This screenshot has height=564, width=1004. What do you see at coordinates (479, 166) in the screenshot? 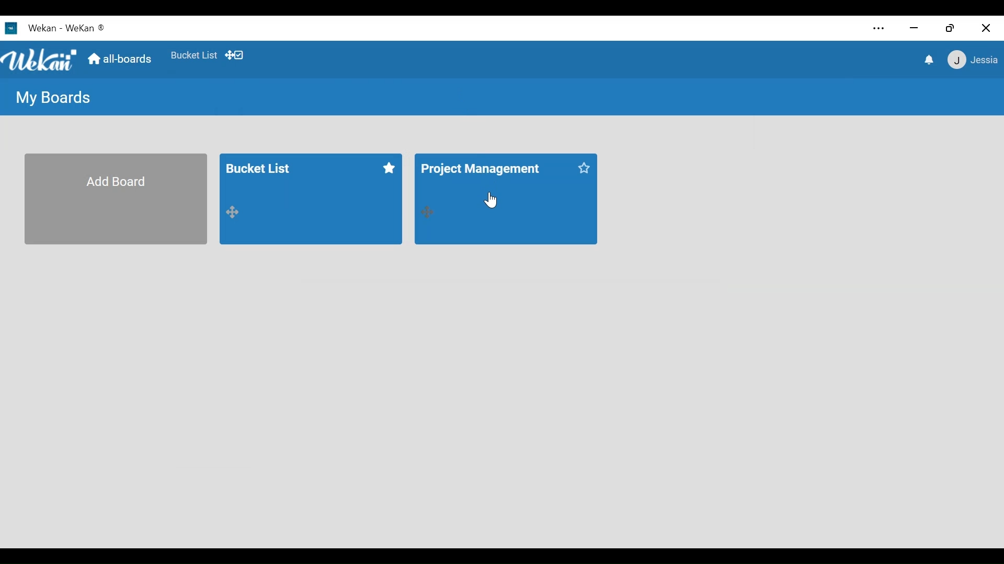
I see `project management` at bounding box center [479, 166].